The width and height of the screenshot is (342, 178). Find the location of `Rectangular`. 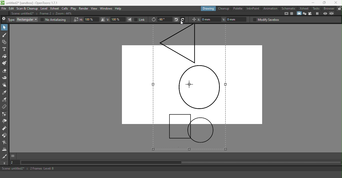

Rectangular is located at coordinates (27, 19).